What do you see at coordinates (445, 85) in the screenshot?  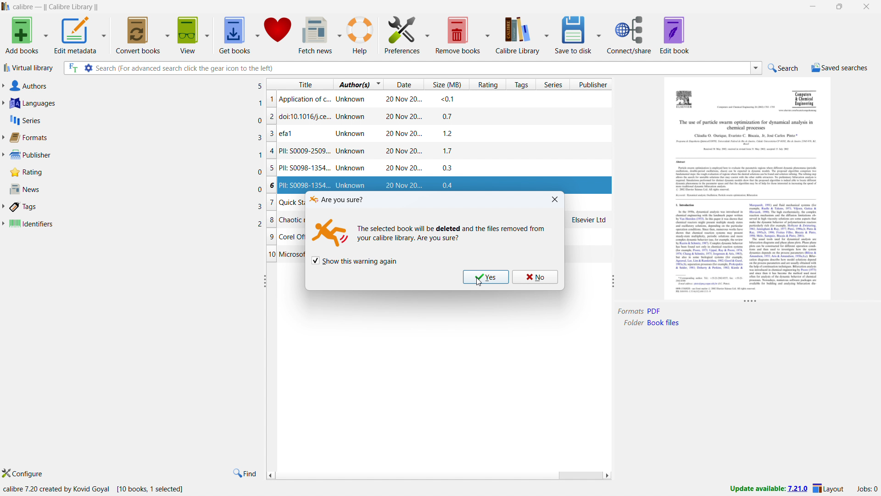 I see `sort by size` at bounding box center [445, 85].